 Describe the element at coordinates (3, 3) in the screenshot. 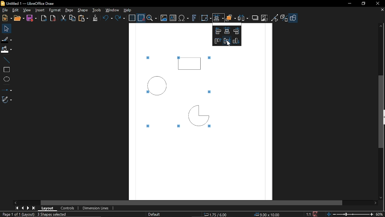

I see `Libreoffice Logo` at that location.